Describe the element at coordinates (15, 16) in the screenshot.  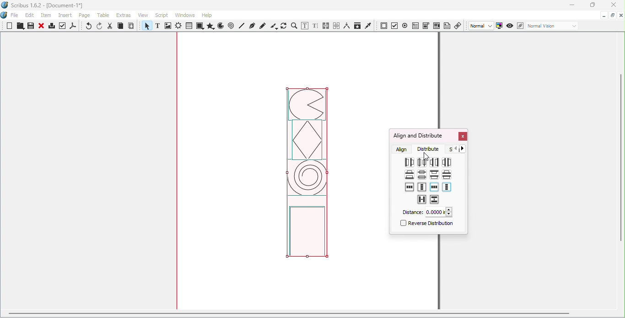
I see `File` at that location.